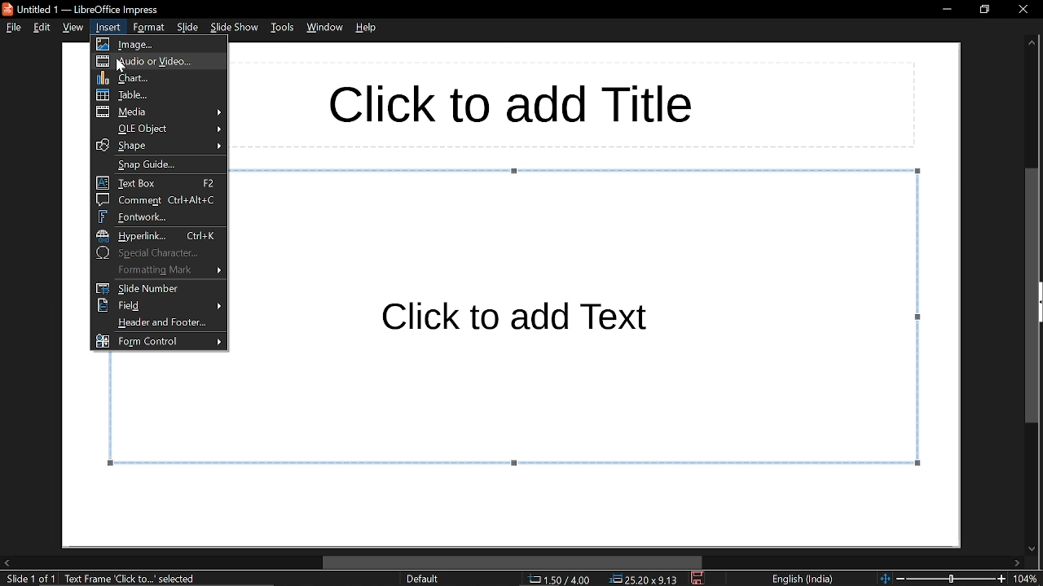 The width and height of the screenshot is (1043, 586). I want to click on text box, so click(158, 182).